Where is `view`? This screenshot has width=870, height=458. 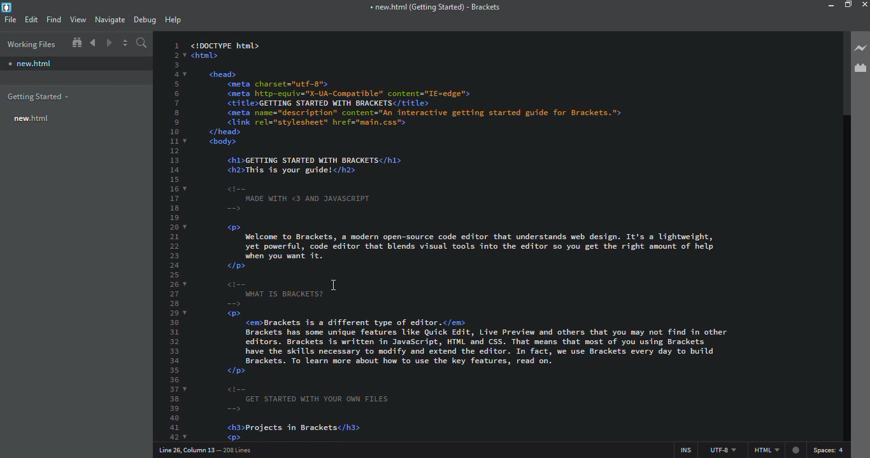 view is located at coordinates (78, 20).